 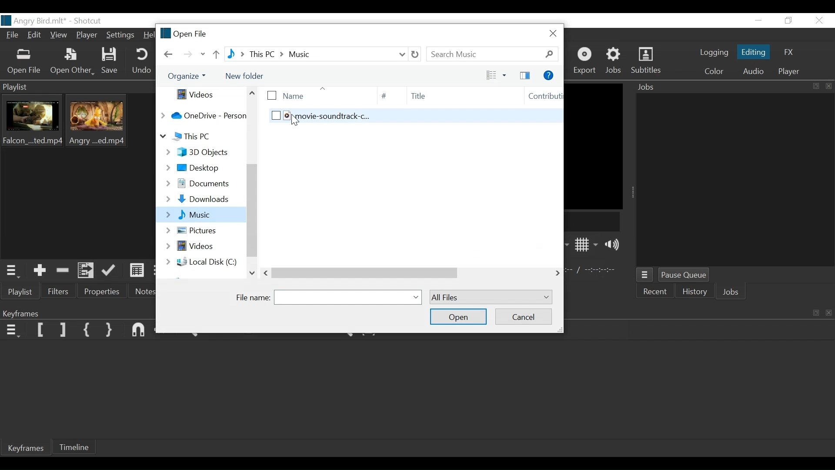 What do you see at coordinates (813, 312) in the screenshot?
I see `minimize` at bounding box center [813, 312].